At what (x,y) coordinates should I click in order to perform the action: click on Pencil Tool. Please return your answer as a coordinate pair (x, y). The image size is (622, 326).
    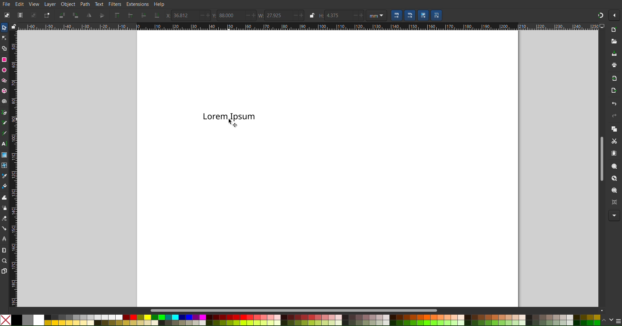
    Looking at the image, I should click on (5, 123).